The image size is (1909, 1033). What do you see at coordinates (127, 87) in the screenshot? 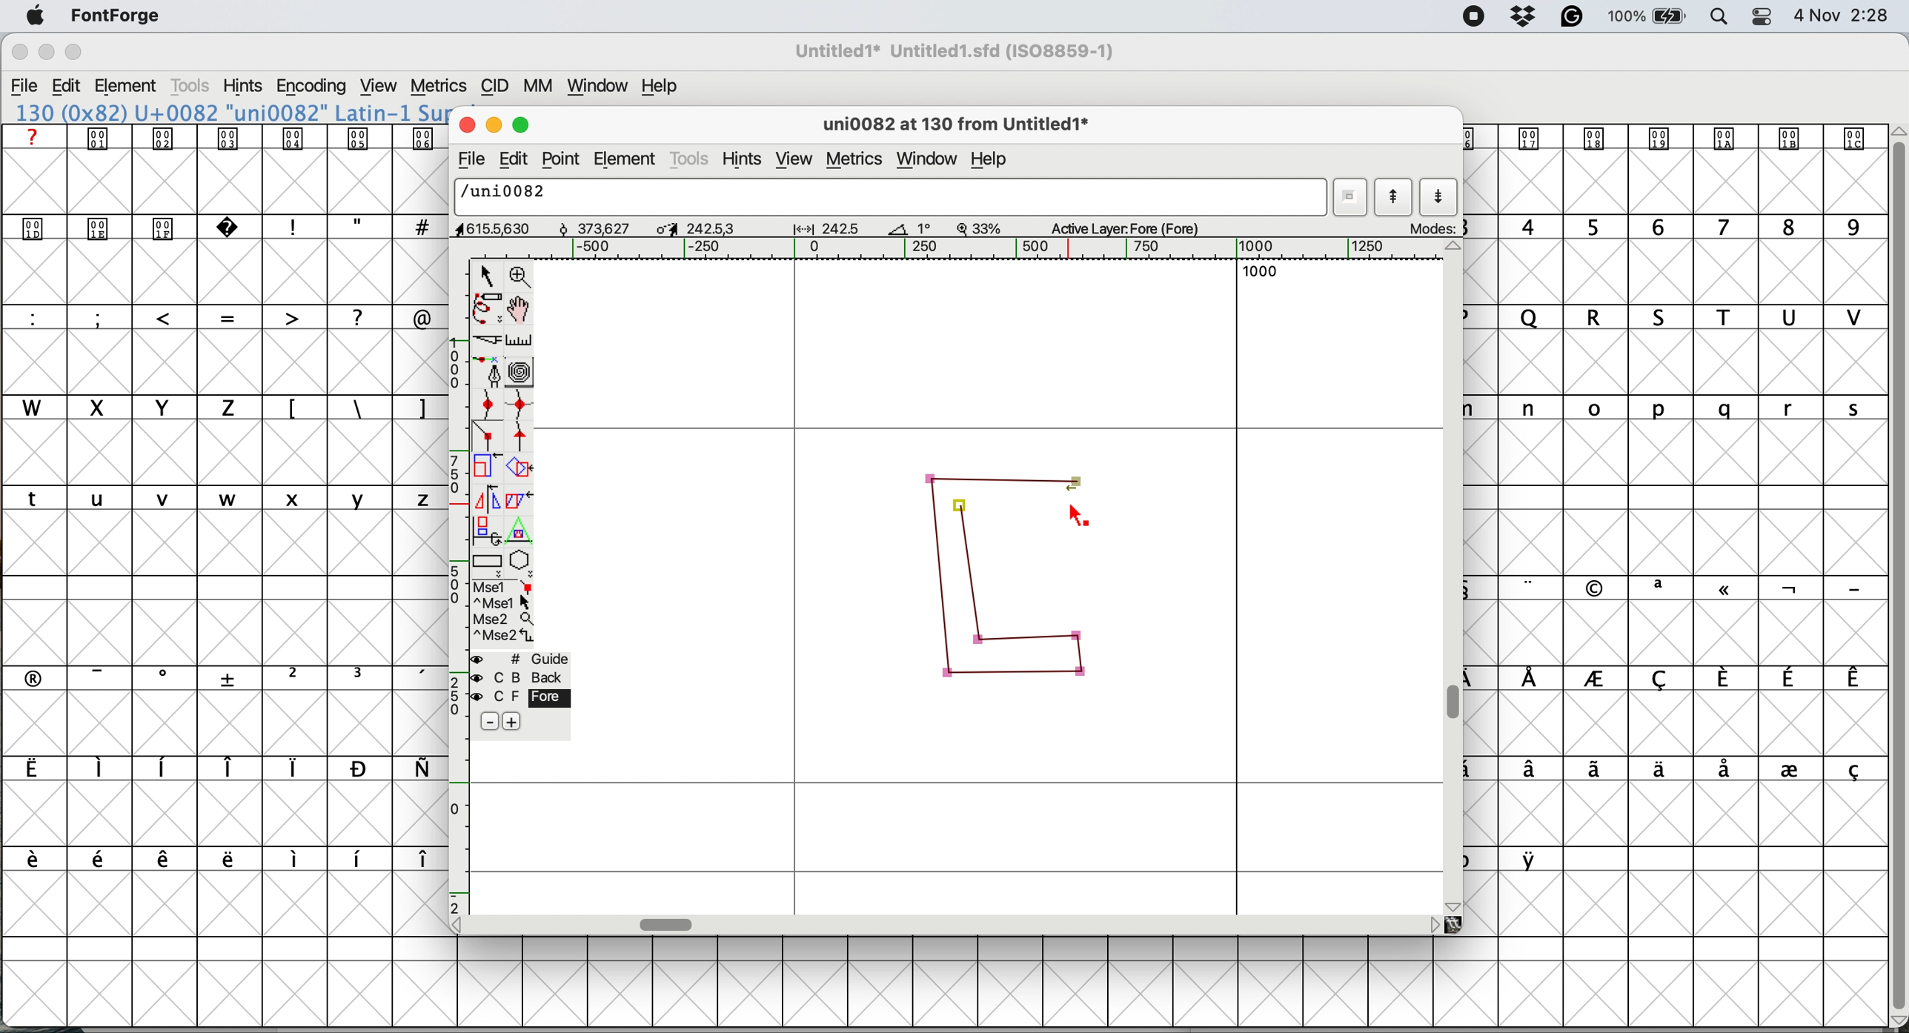
I see `element` at bounding box center [127, 87].